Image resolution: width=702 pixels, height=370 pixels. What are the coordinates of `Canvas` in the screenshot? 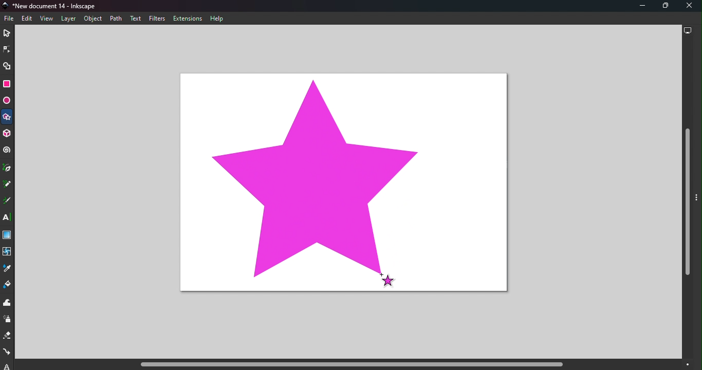 It's located at (345, 182).